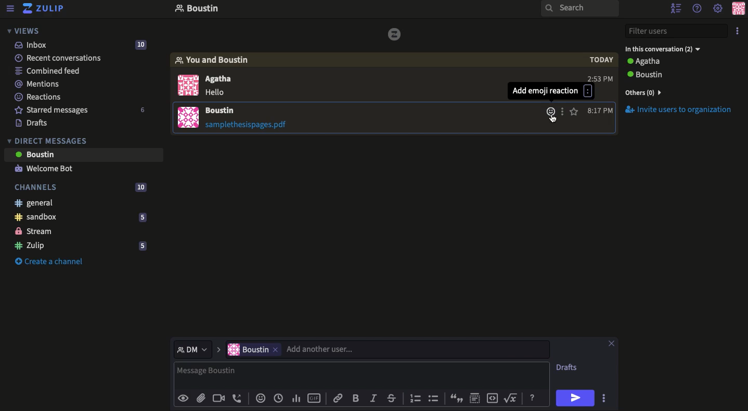 The width and height of the screenshot is (748, 411). I want to click on Close, so click(611, 342).